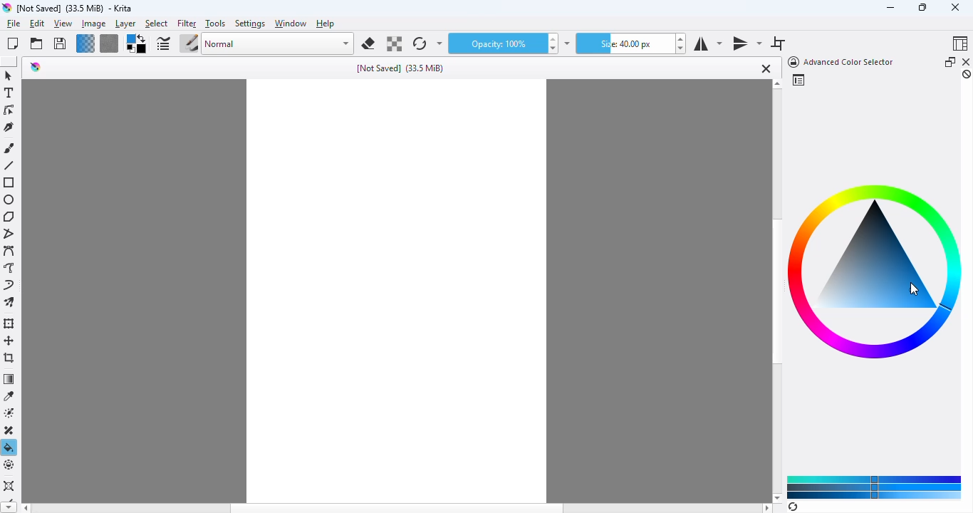 This screenshot has width=973, height=513. What do you see at coordinates (125, 24) in the screenshot?
I see `layer` at bounding box center [125, 24].